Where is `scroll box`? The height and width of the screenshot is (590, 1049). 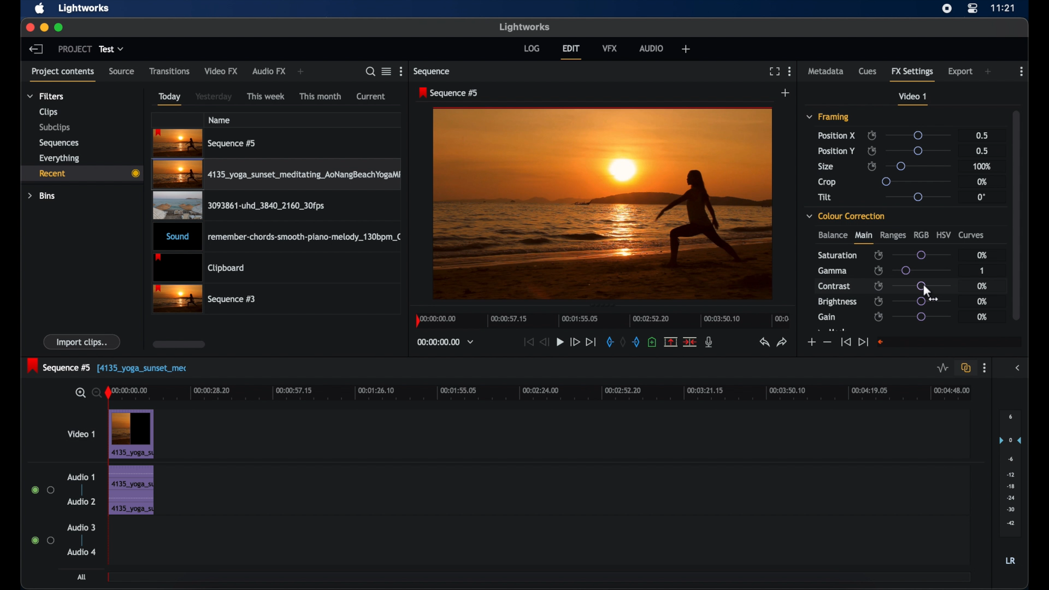 scroll box is located at coordinates (179, 344).